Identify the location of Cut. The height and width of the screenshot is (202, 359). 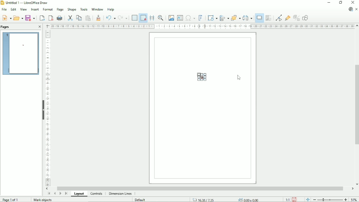
(70, 18).